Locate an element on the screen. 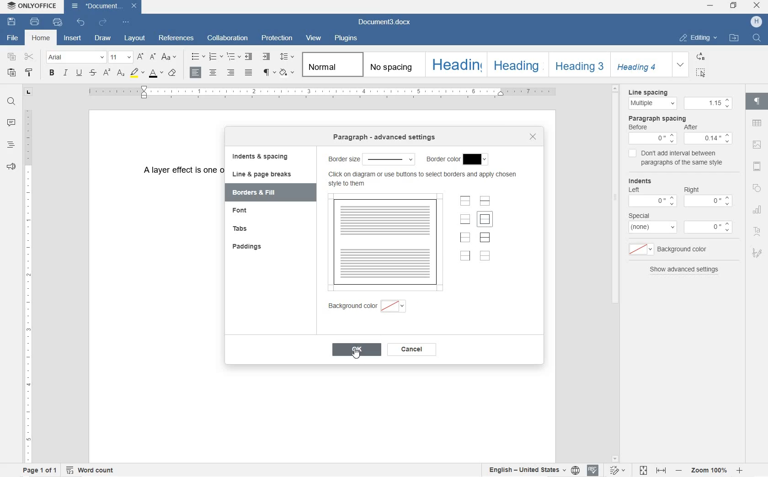  PARAGRAPH LINE SPACING is located at coordinates (287, 57).